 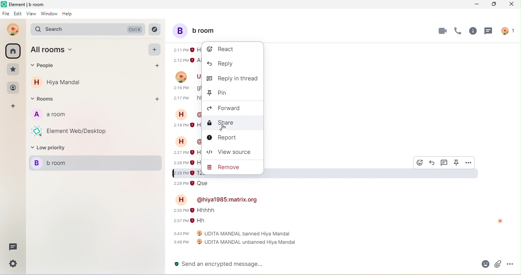 I want to click on thread, so click(x=13, y=247).